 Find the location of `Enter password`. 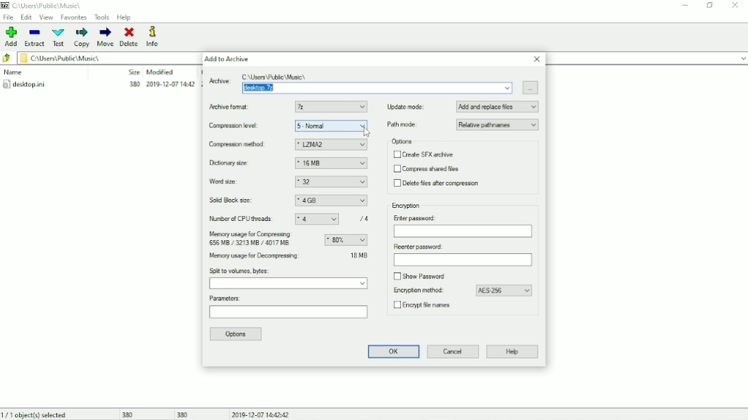

Enter password is located at coordinates (463, 232).